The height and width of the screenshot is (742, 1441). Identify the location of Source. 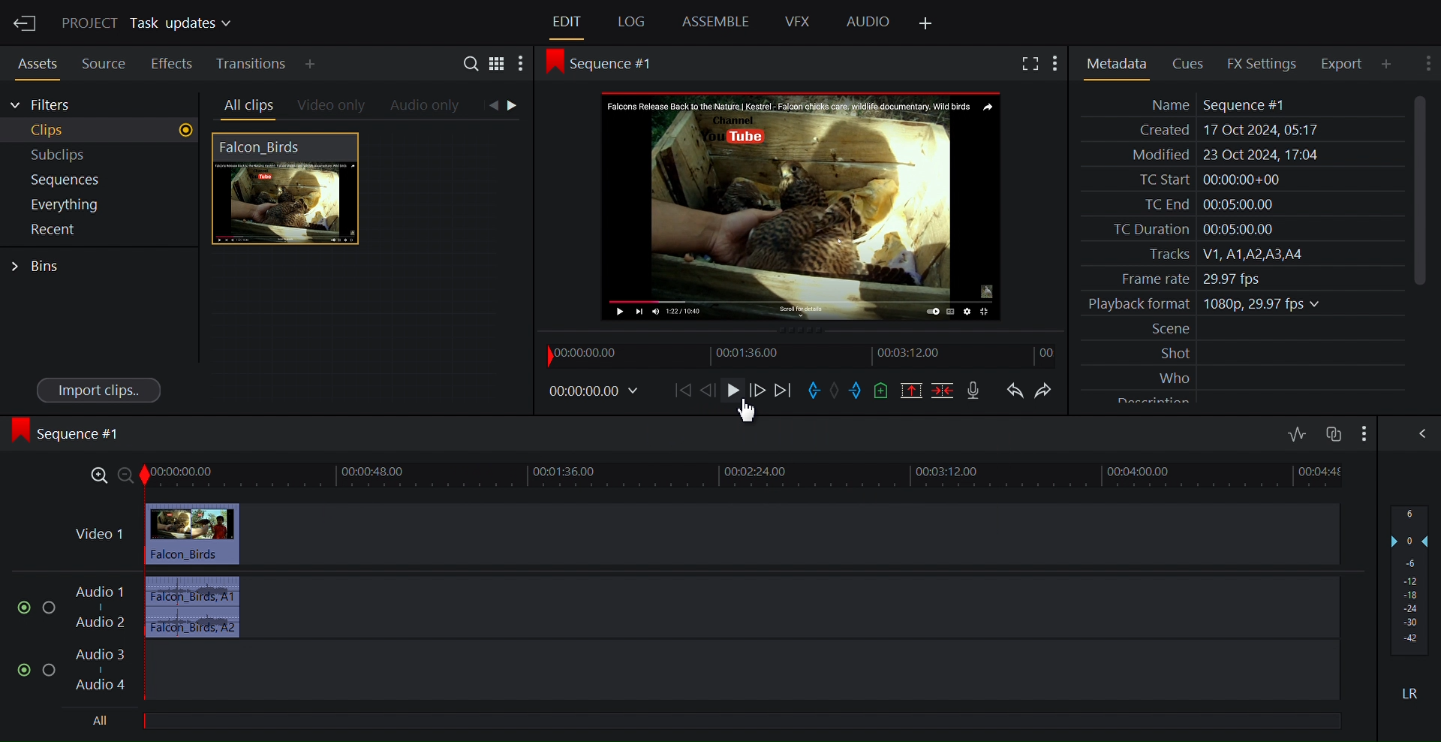
(104, 62).